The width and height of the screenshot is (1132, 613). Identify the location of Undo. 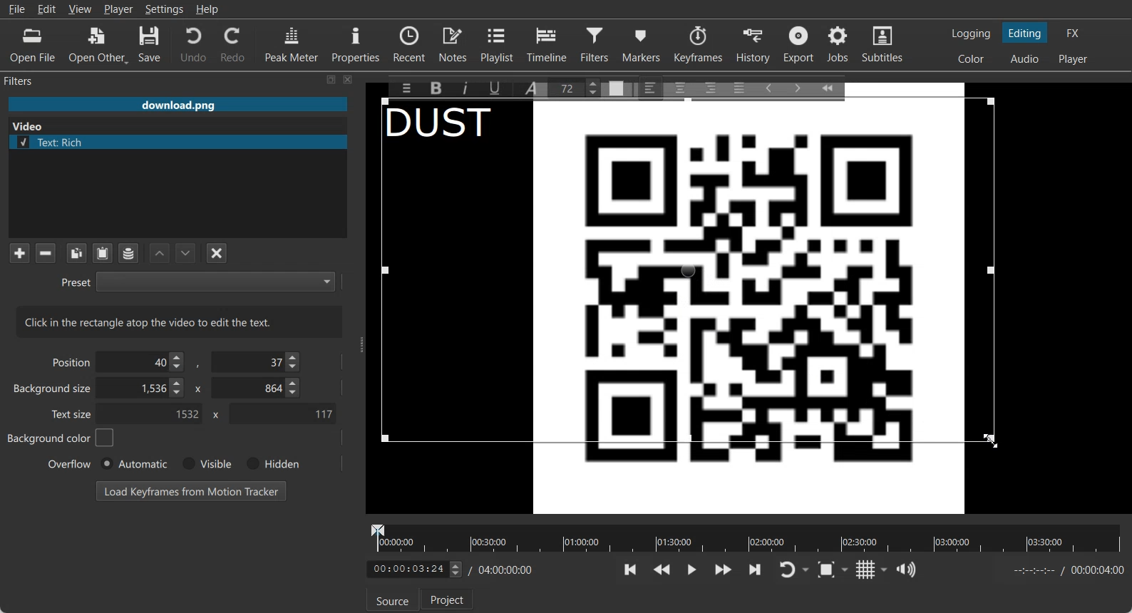
(193, 43).